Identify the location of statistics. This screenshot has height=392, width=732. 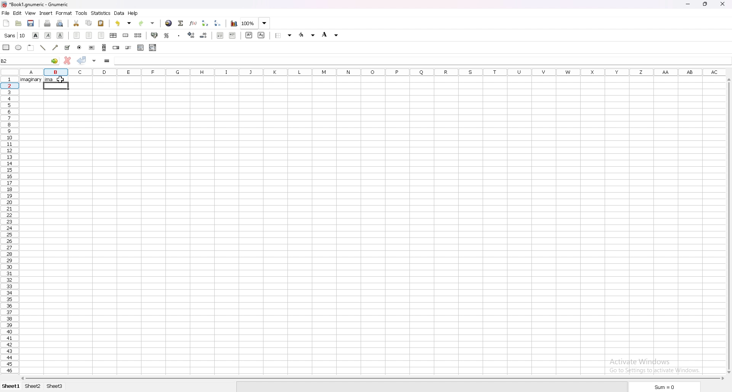
(101, 13).